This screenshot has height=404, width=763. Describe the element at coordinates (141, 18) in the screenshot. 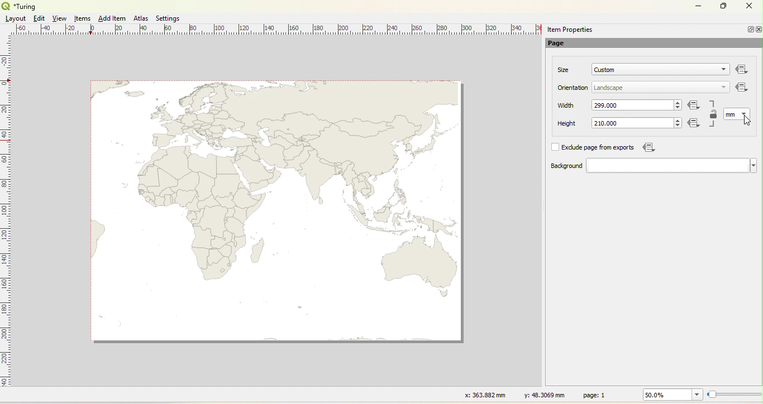

I see `Atlas` at that location.